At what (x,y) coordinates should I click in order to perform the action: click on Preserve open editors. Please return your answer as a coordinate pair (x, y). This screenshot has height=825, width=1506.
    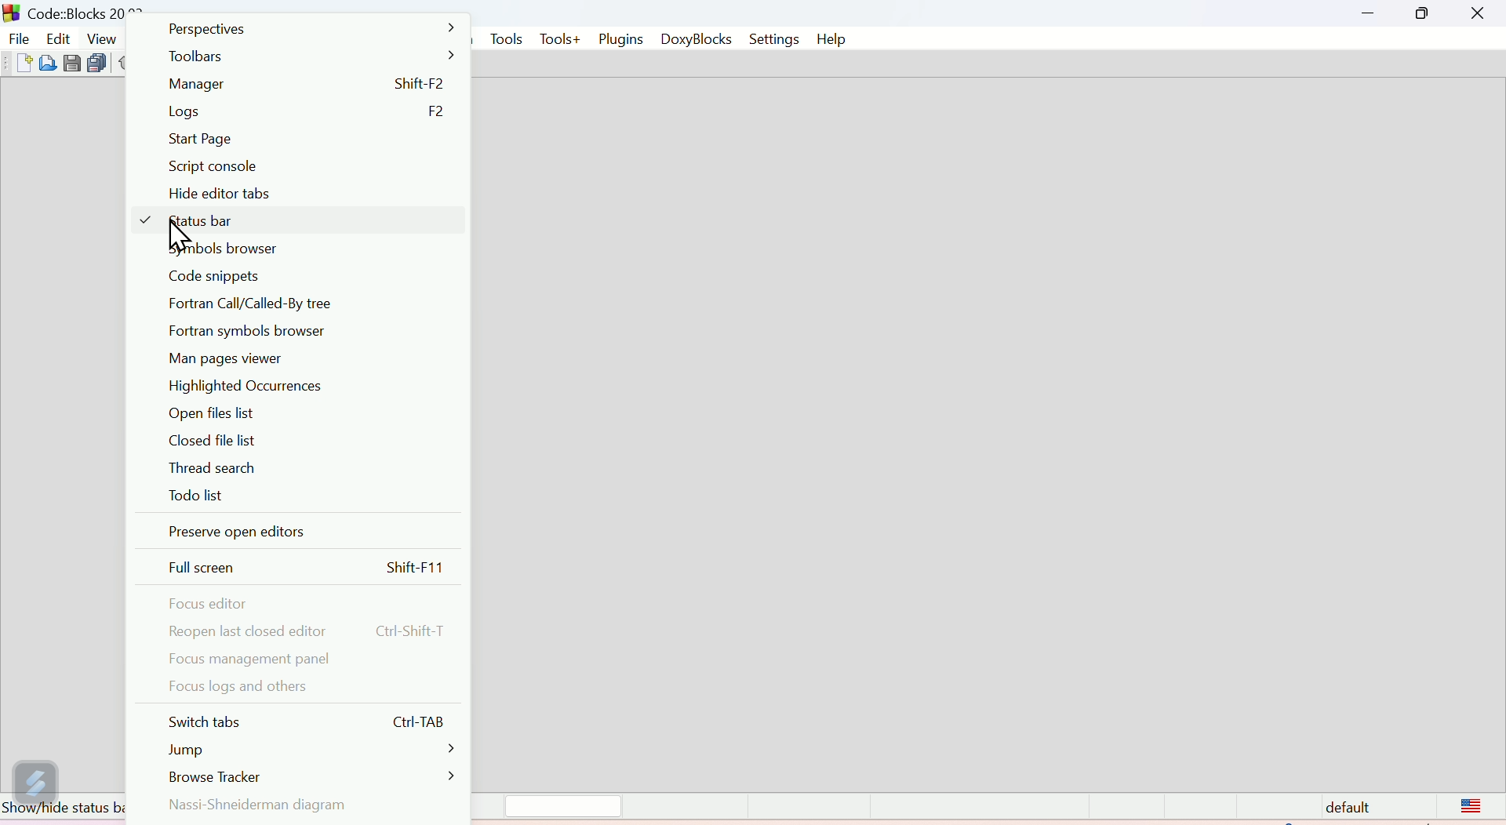
    Looking at the image, I should click on (241, 529).